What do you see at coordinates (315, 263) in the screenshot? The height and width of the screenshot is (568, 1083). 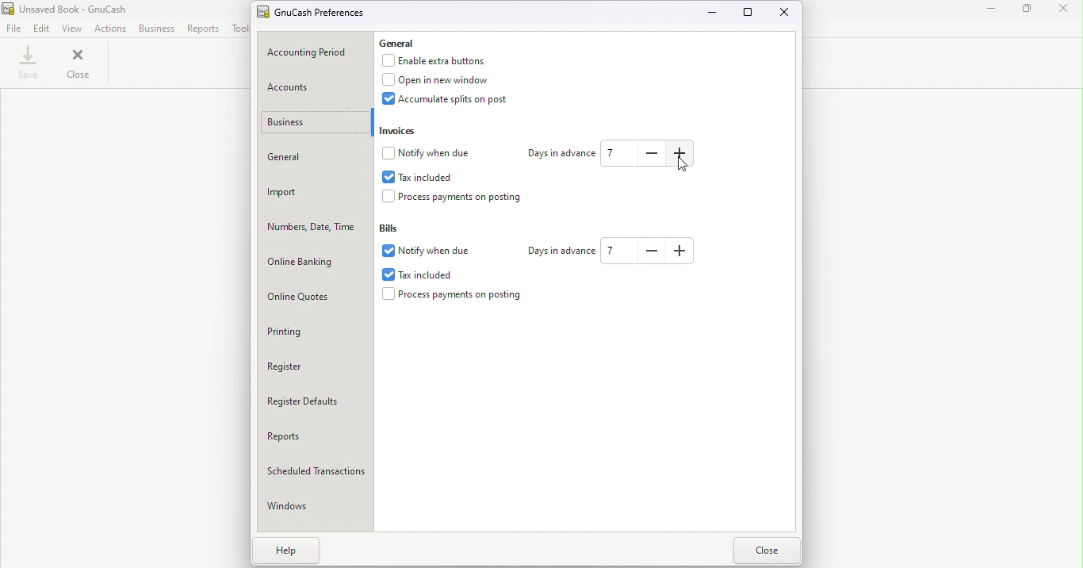 I see `Online banking` at bounding box center [315, 263].